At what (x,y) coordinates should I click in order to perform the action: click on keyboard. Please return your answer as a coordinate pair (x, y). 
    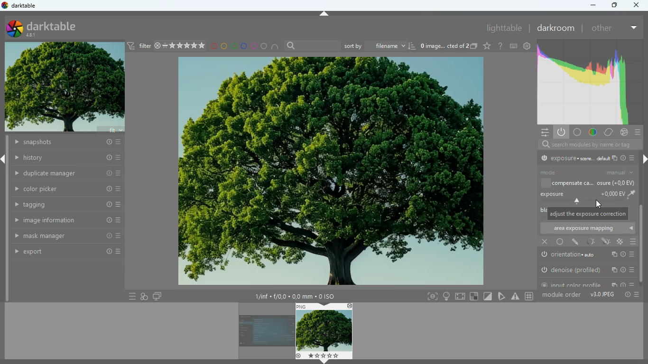
    Looking at the image, I should click on (514, 46).